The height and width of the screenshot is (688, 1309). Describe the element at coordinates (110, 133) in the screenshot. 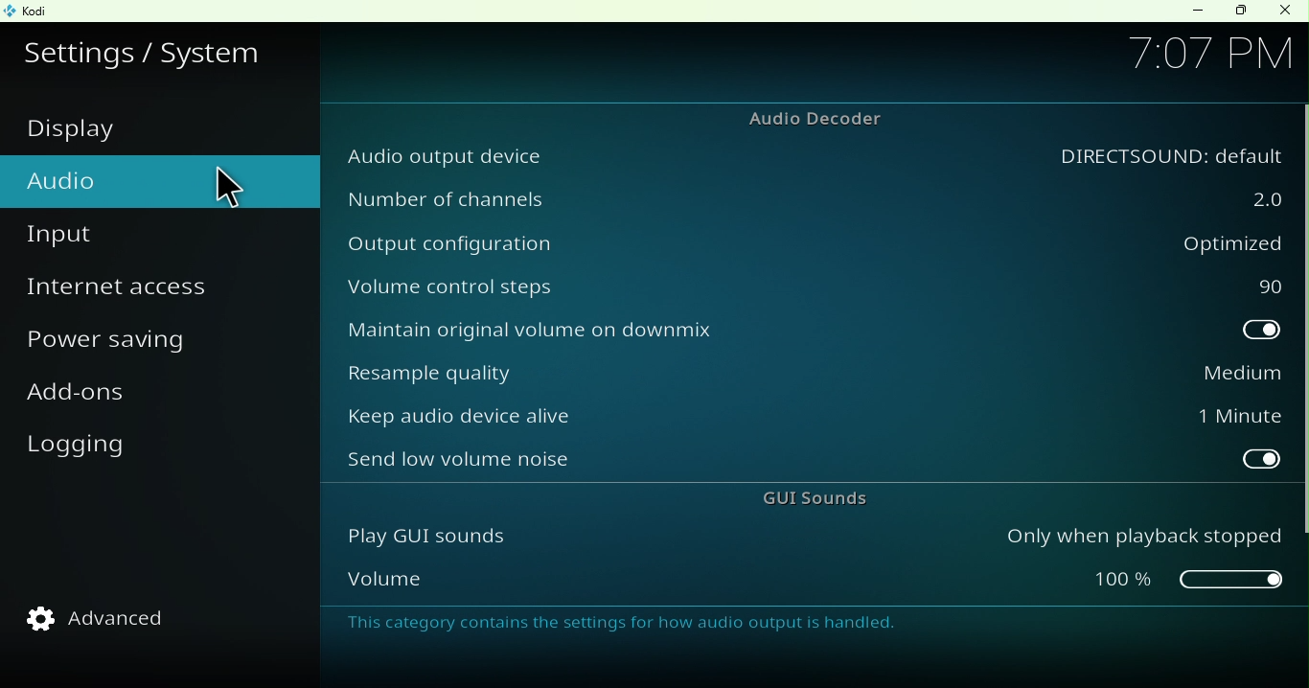

I see `Display` at that location.